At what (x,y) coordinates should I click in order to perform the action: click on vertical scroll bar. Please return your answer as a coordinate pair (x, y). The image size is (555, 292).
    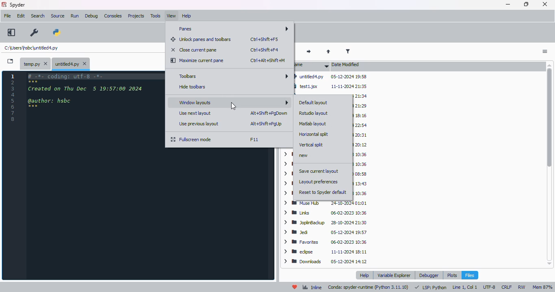
    Looking at the image, I should click on (551, 164).